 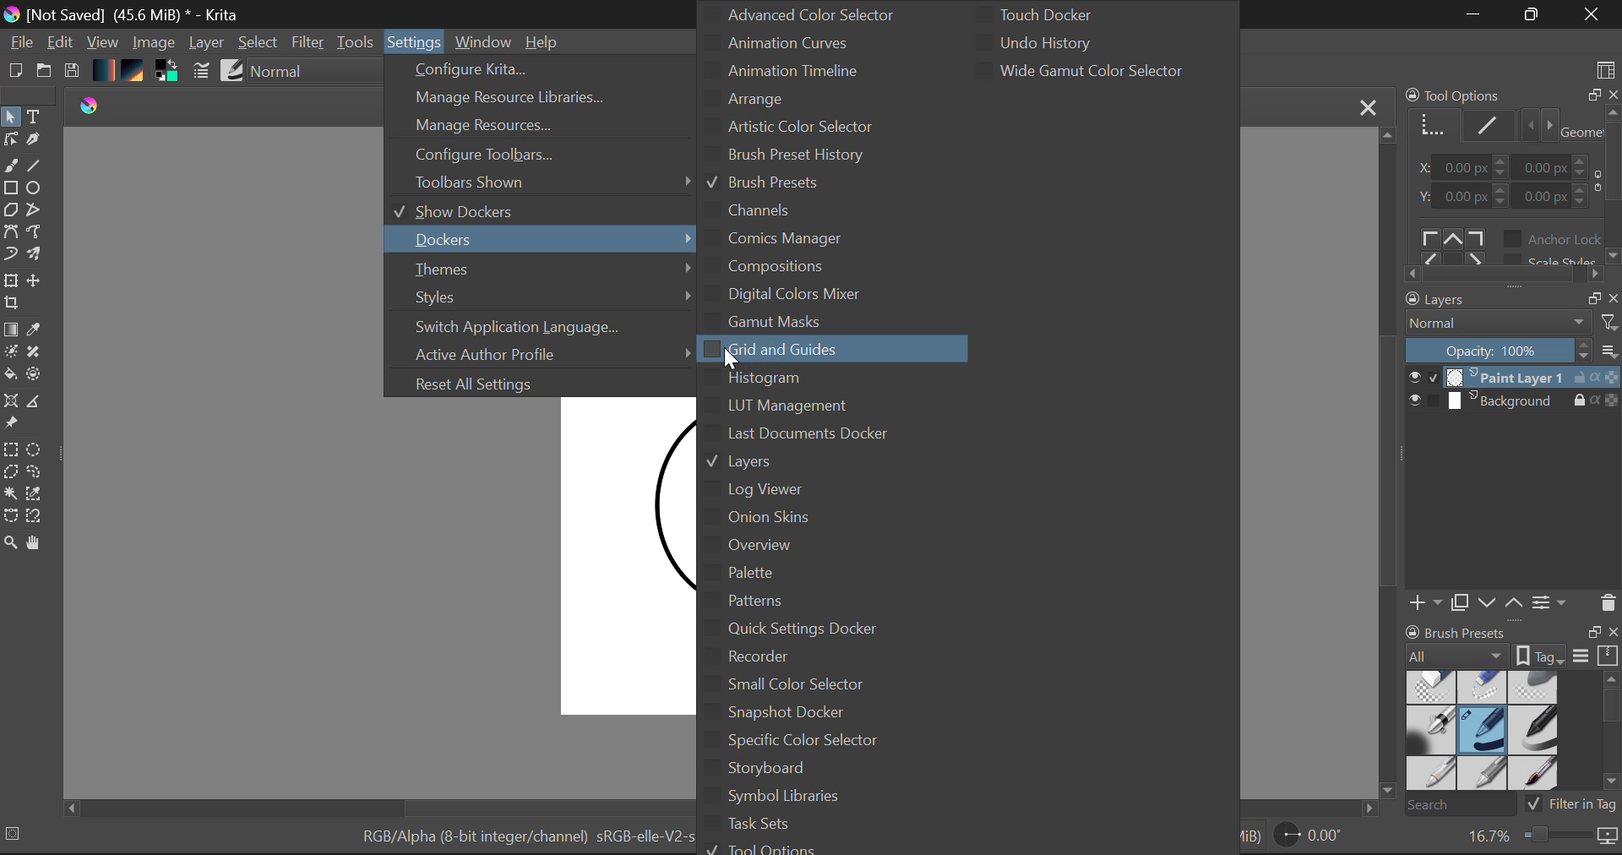 What do you see at coordinates (819, 799) in the screenshot?
I see `Symbol Libraries` at bounding box center [819, 799].